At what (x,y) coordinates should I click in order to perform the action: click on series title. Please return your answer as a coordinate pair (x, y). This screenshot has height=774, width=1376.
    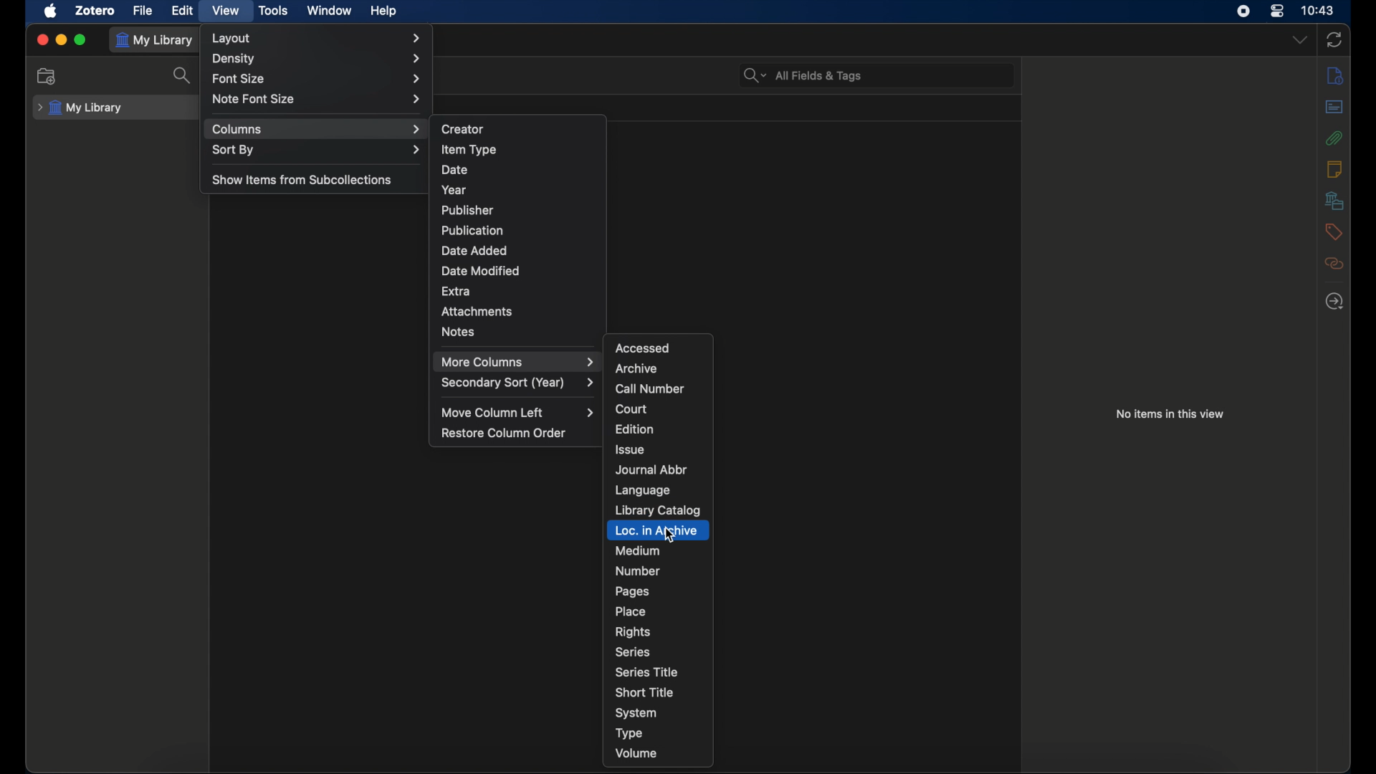
    Looking at the image, I should click on (648, 672).